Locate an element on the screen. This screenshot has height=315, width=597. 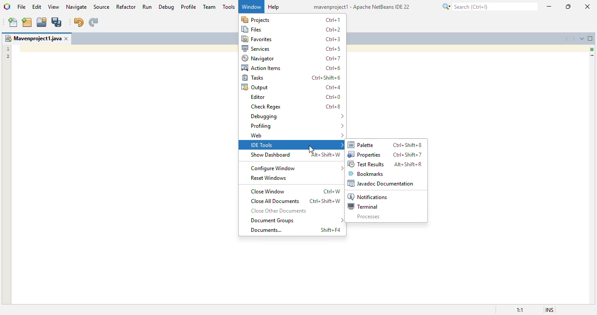
files is located at coordinates (253, 29).